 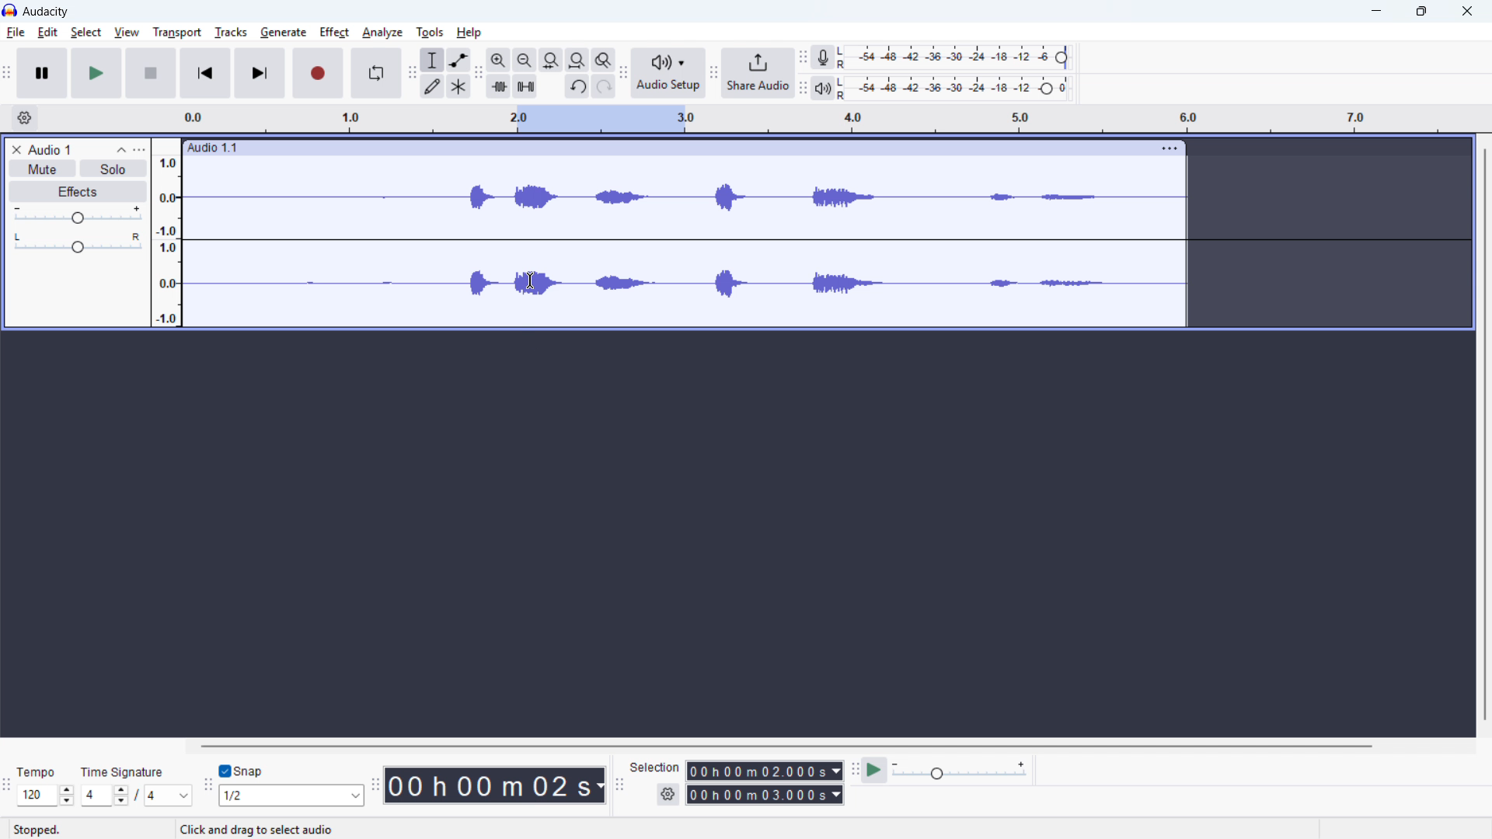 What do you see at coordinates (50, 149) in the screenshot?
I see `Audio 1` at bounding box center [50, 149].